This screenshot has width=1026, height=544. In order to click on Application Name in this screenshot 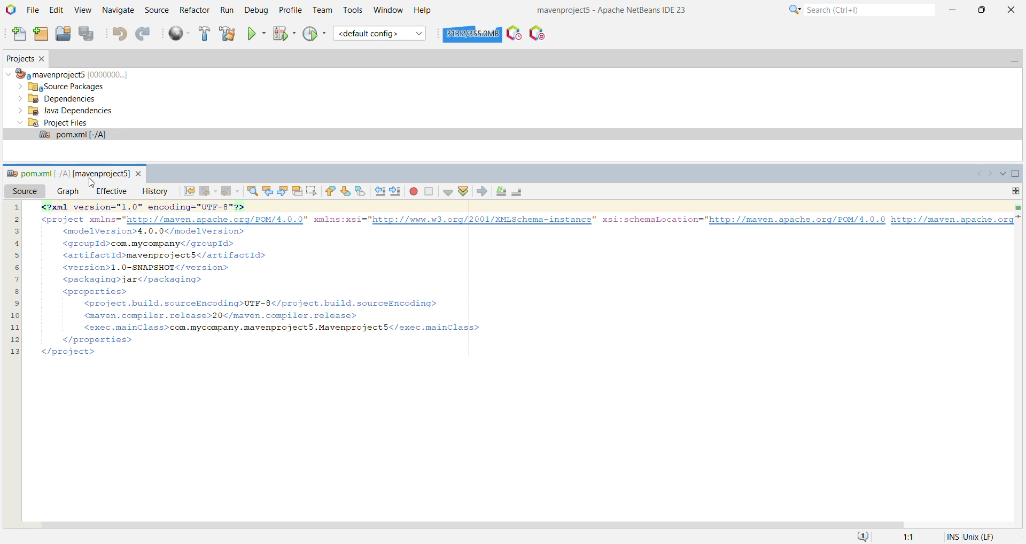, I will do `click(617, 9)`.